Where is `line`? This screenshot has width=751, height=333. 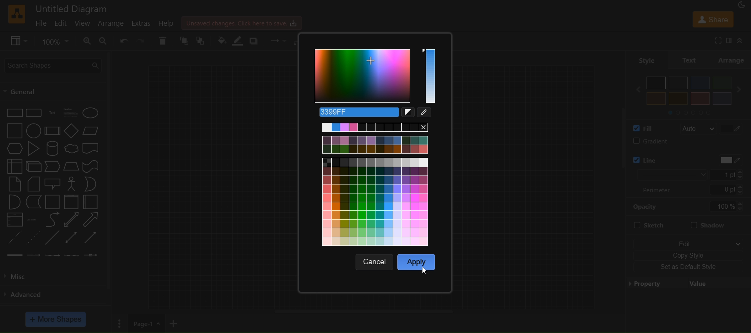 line is located at coordinates (52, 238).